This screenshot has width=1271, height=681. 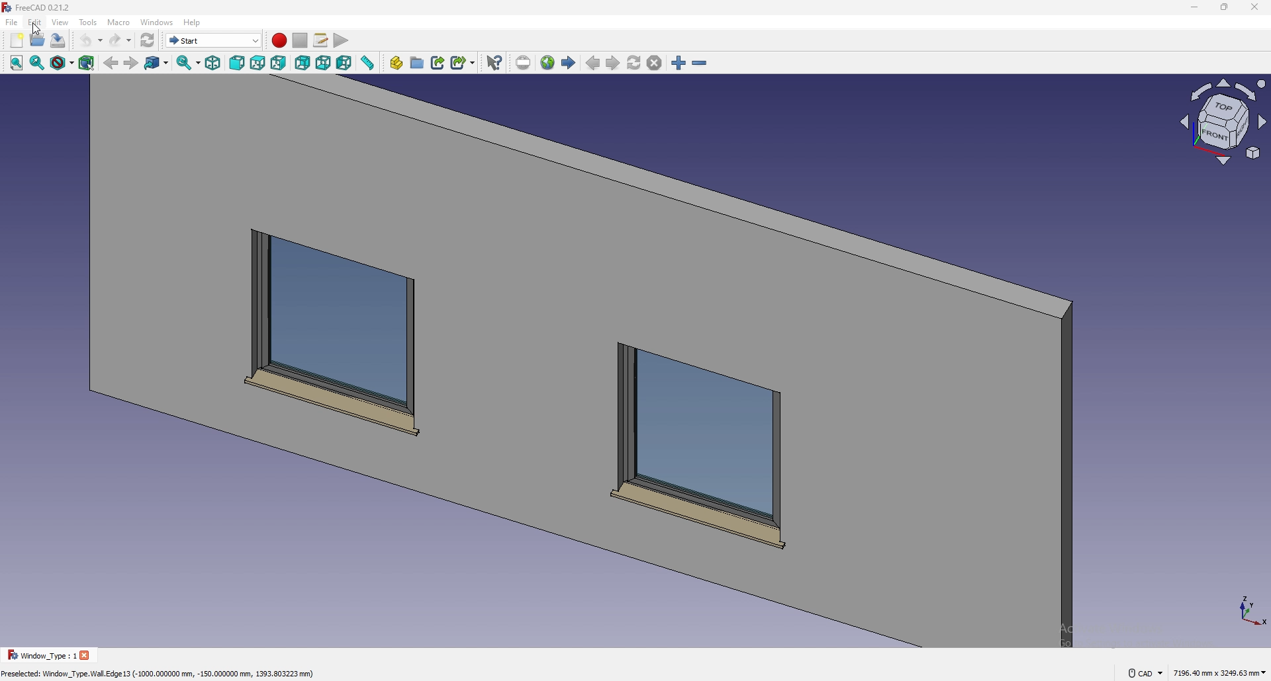 I want to click on previous page, so click(x=593, y=63).